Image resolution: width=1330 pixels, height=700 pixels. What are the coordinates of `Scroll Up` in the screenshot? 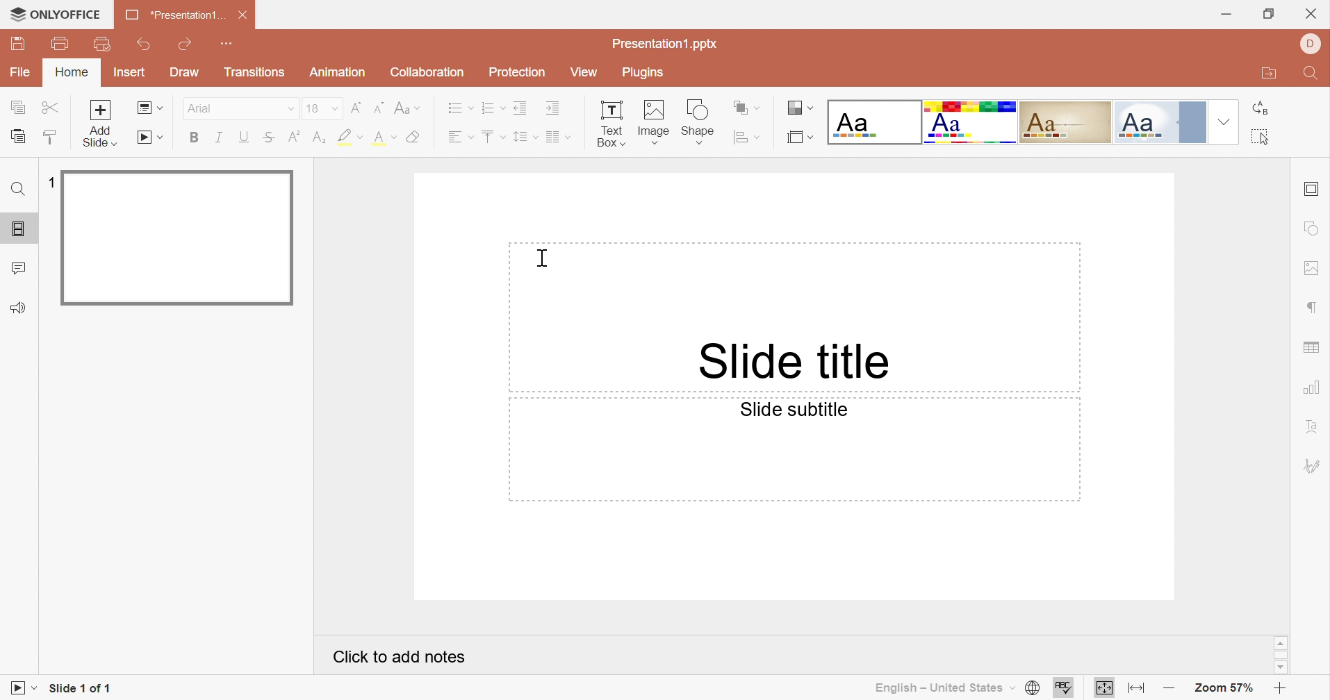 It's located at (1277, 643).